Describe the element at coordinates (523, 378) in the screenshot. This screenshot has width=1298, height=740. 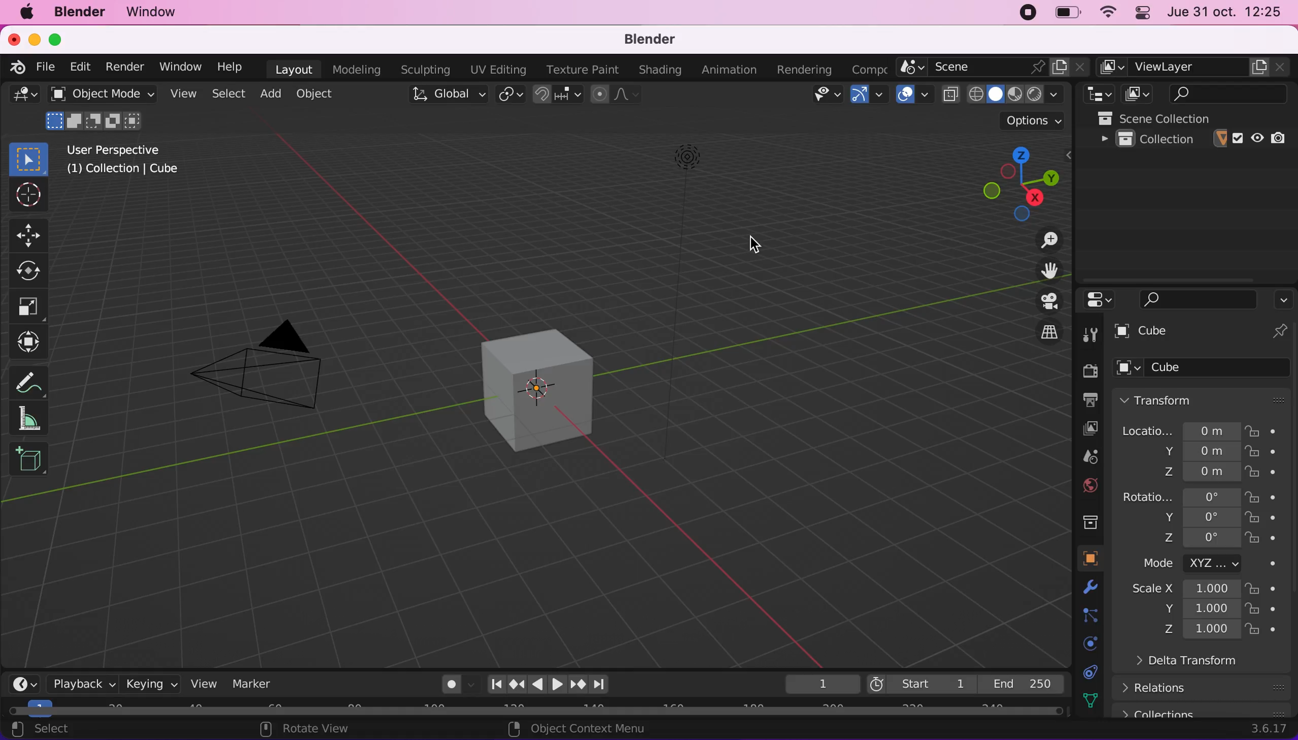
I see `cube` at that location.